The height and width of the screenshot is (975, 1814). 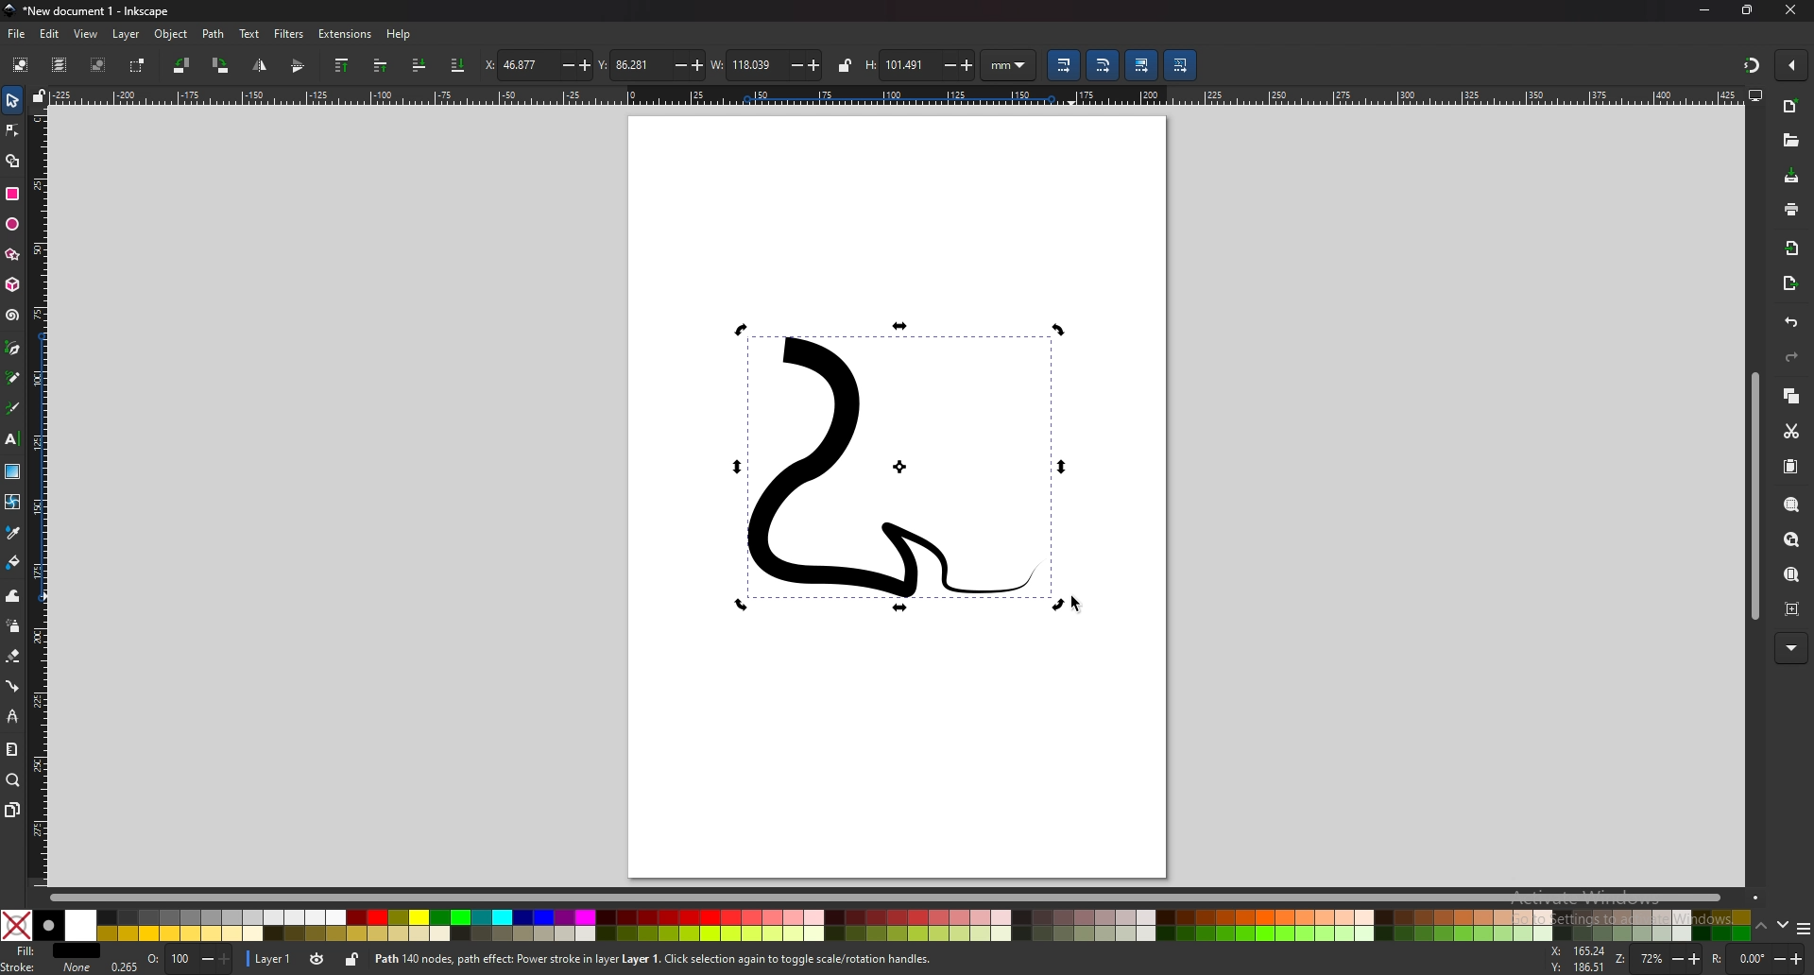 I want to click on move gradient, so click(x=1140, y=65).